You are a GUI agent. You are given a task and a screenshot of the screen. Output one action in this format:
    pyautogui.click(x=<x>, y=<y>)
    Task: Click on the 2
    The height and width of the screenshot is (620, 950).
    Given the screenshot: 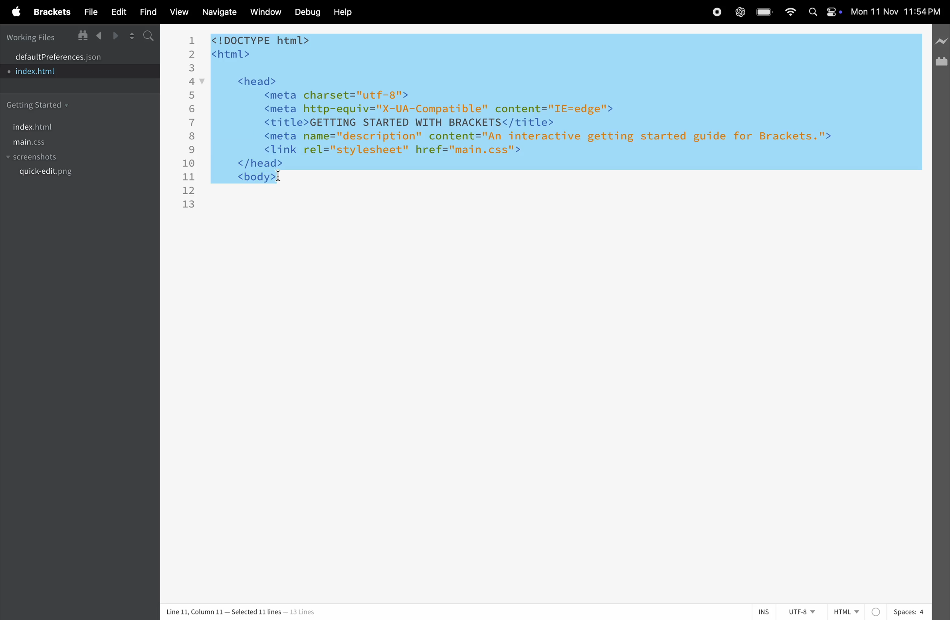 What is the action you would take?
    pyautogui.click(x=192, y=54)
    